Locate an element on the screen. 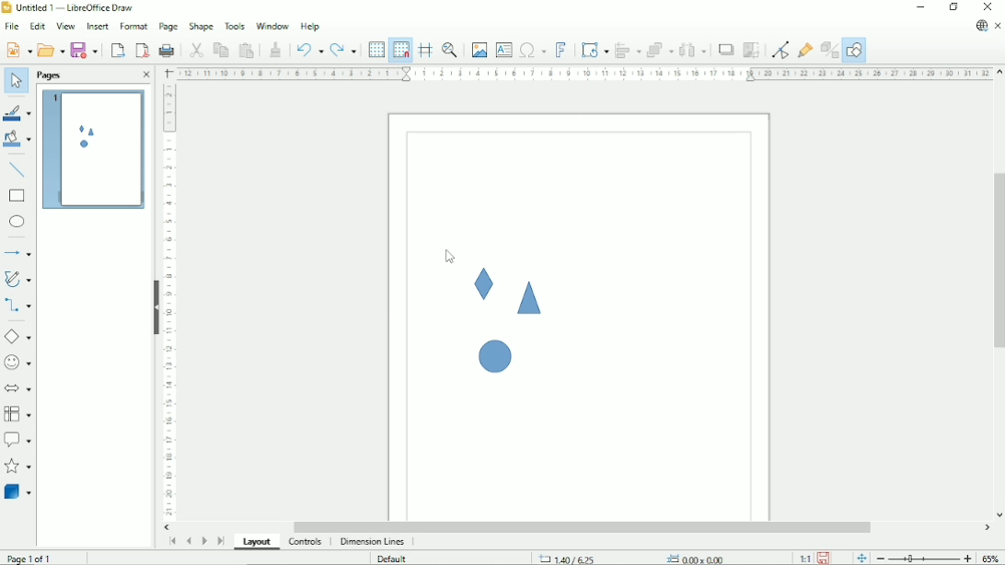  Tools is located at coordinates (235, 26).